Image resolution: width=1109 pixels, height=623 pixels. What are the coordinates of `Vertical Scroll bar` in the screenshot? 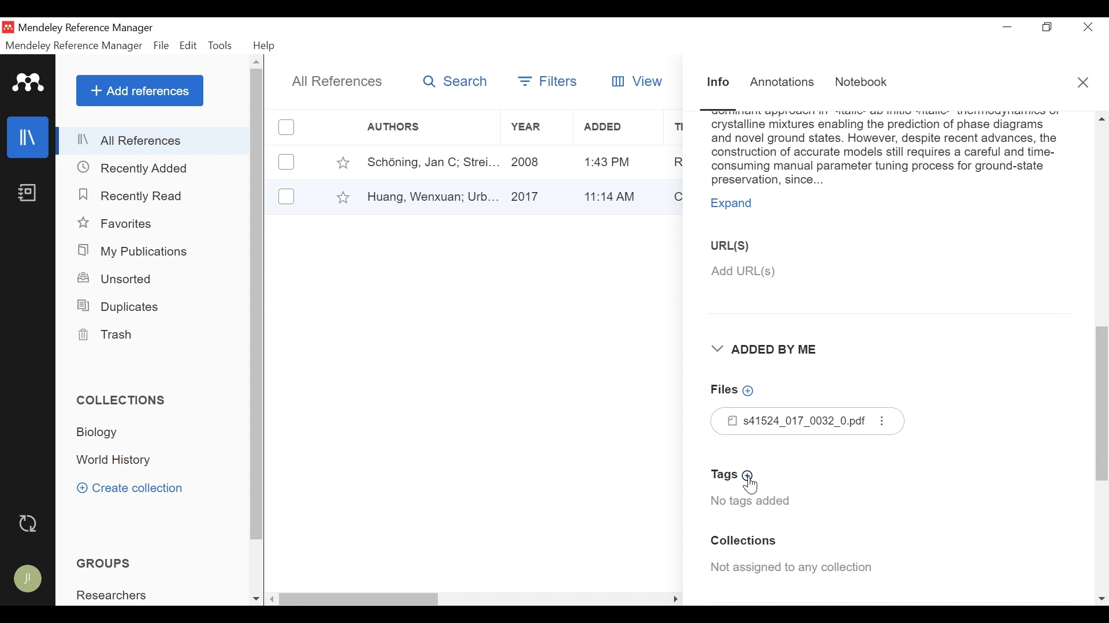 It's located at (1102, 403).